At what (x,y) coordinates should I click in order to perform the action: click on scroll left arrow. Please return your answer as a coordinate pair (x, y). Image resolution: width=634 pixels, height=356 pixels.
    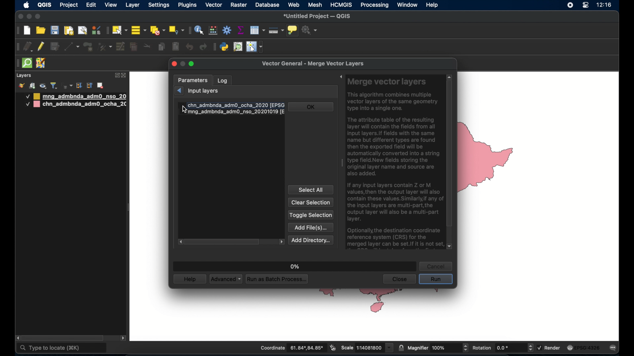
    Looking at the image, I should click on (282, 242).